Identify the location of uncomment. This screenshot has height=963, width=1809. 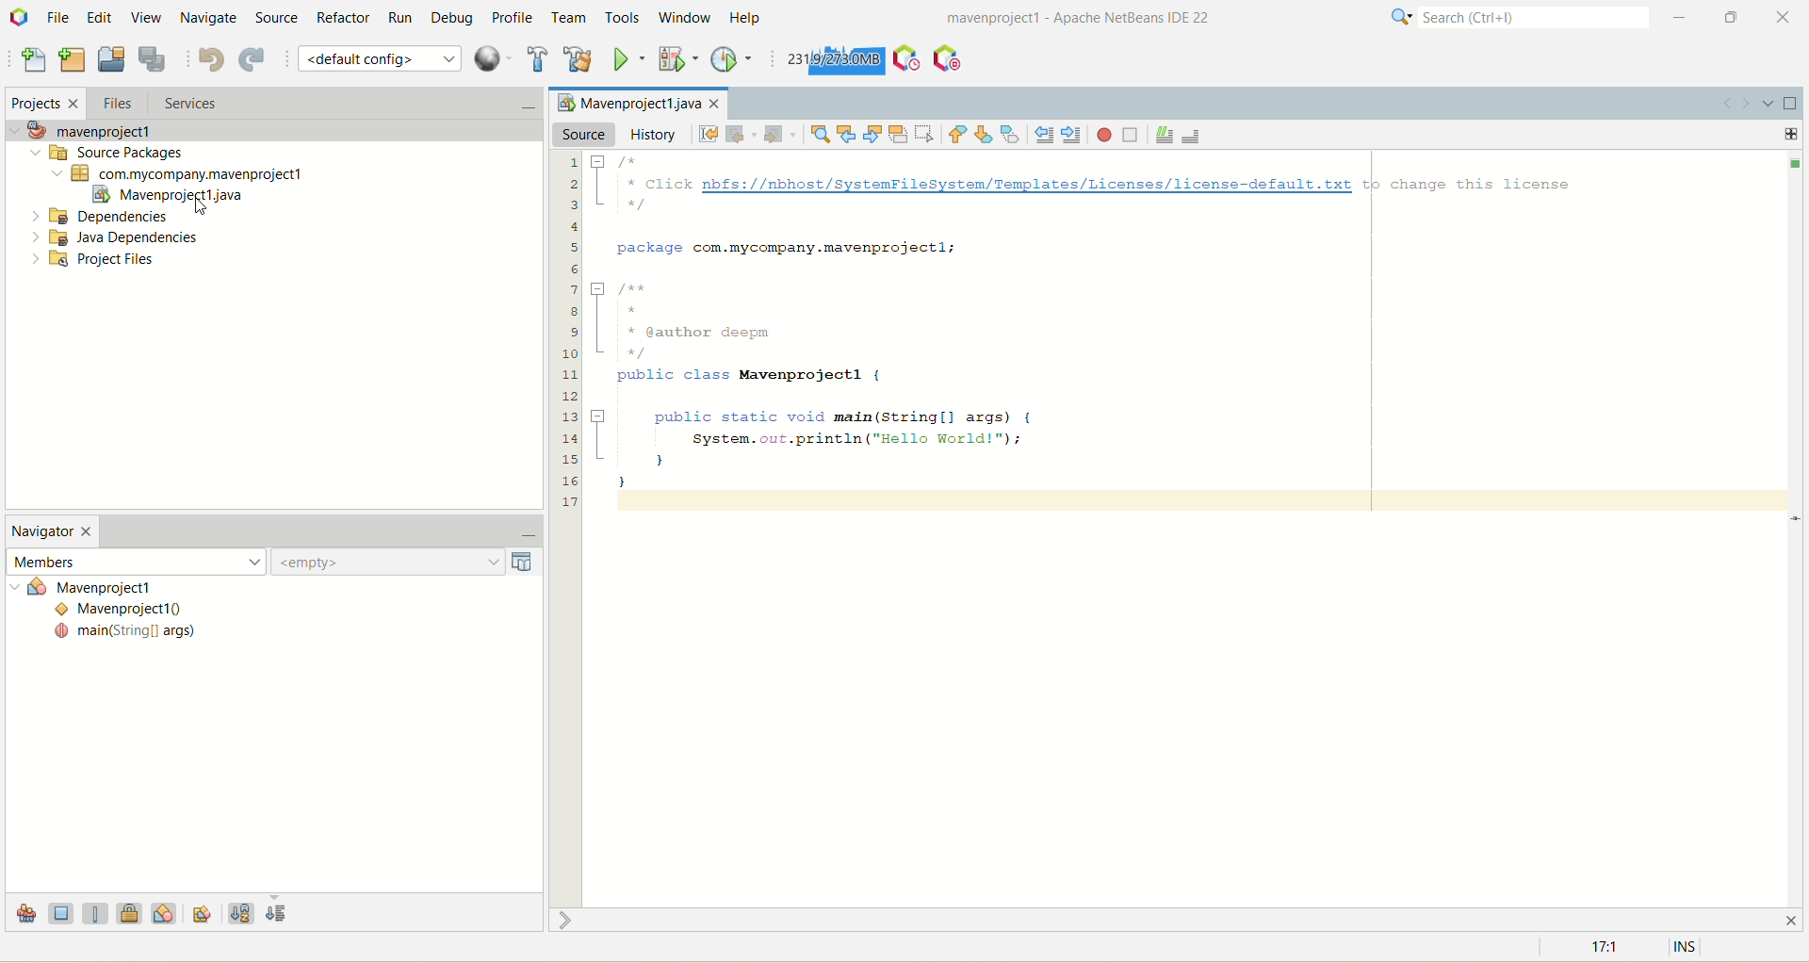
(1193, 136).